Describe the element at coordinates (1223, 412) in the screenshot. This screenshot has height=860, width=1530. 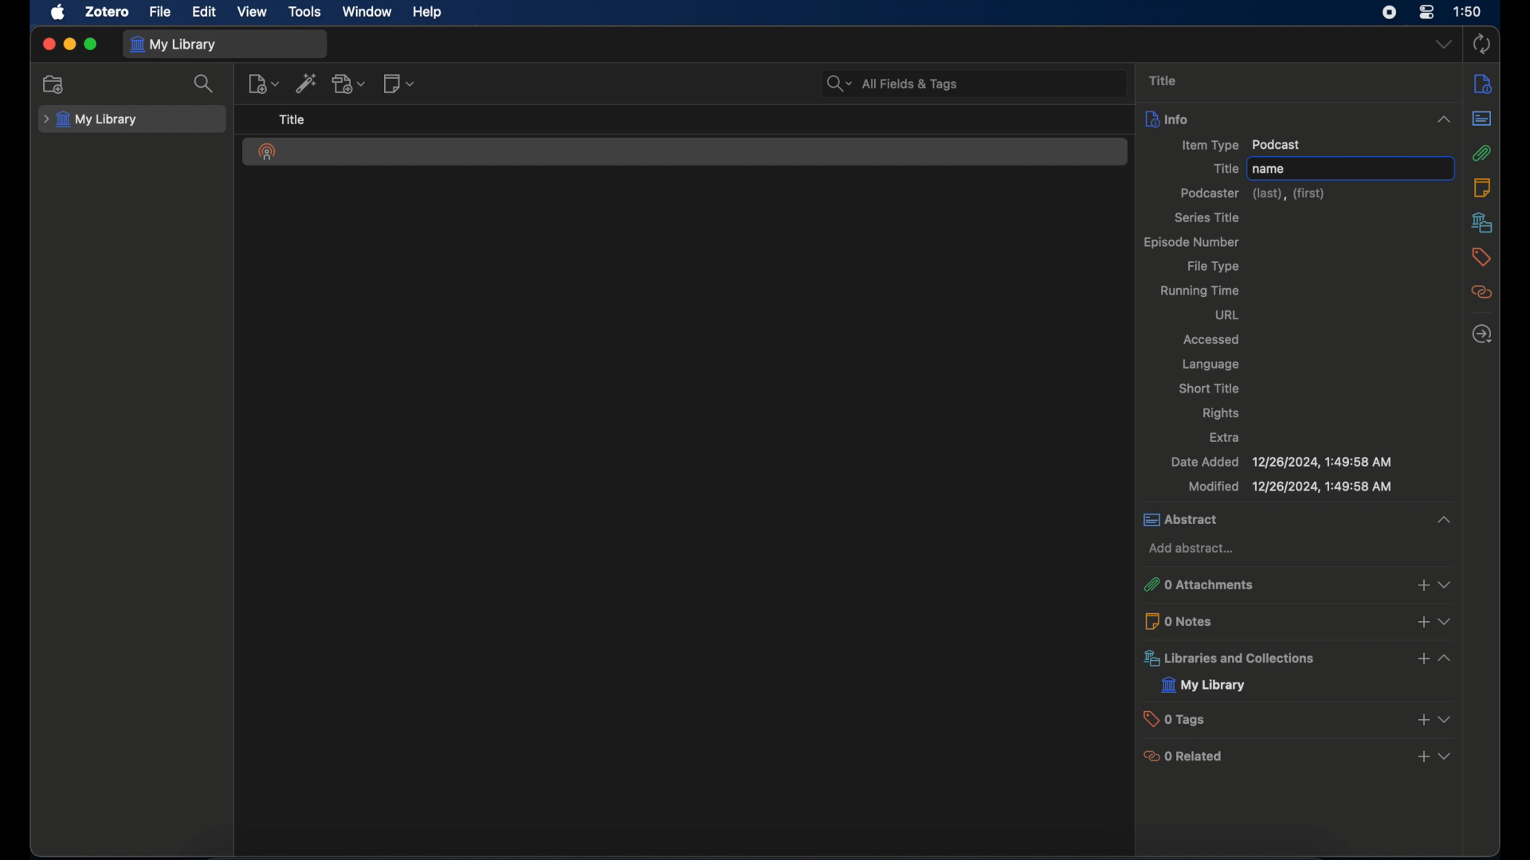
I see `rights` at that location.